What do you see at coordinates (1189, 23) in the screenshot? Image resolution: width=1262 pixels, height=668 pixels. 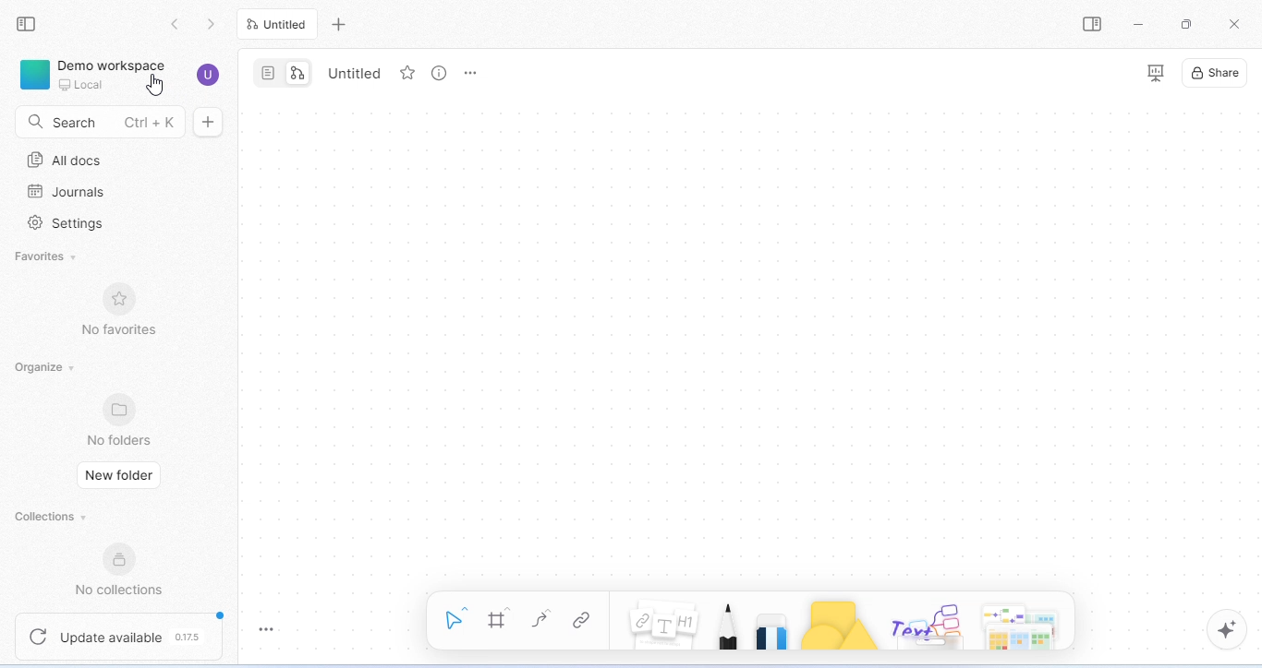 I see `maximize` at bounding box center [1189, 23].